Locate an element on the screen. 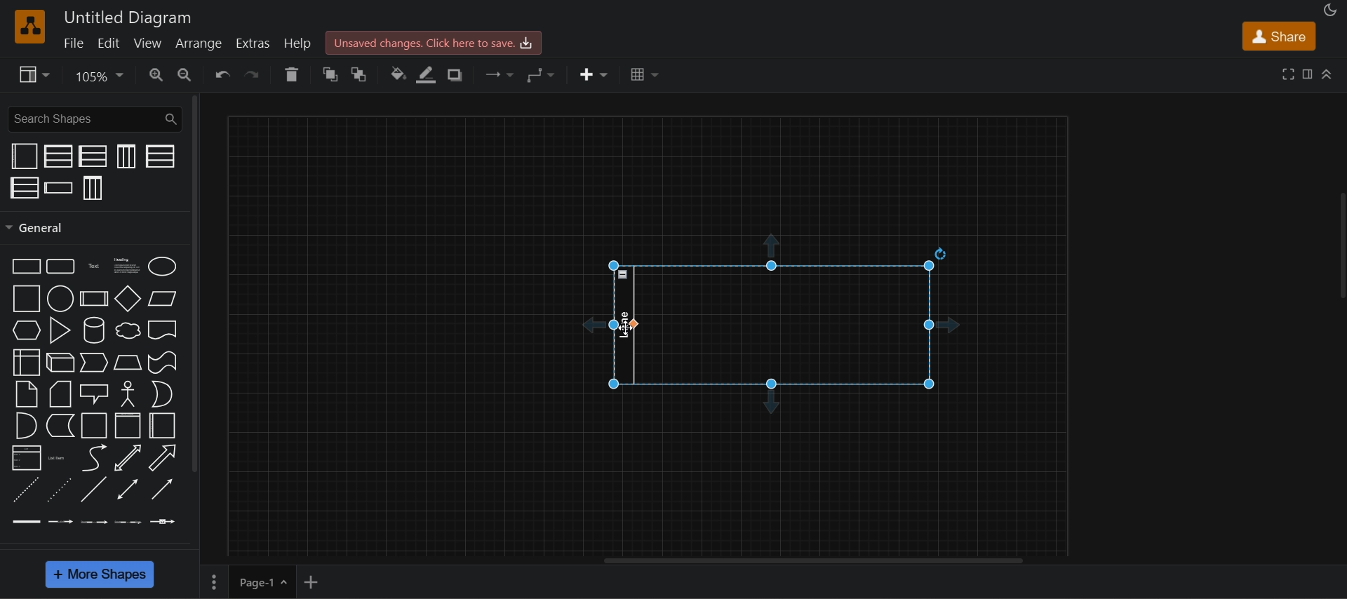 The image size is (1347, 599). card is located at coordinates (60, 393).